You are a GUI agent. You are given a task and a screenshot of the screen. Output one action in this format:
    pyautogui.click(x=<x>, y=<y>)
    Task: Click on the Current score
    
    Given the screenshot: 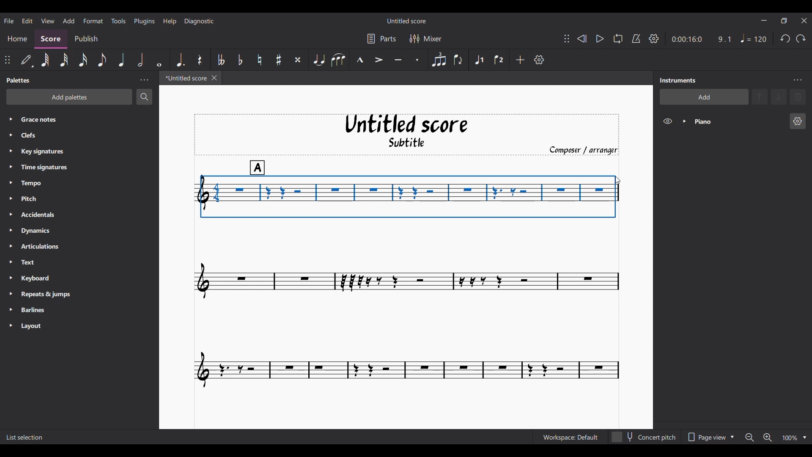 What is the action you would take?
    pyautogui.click(x=407, y=311)
    